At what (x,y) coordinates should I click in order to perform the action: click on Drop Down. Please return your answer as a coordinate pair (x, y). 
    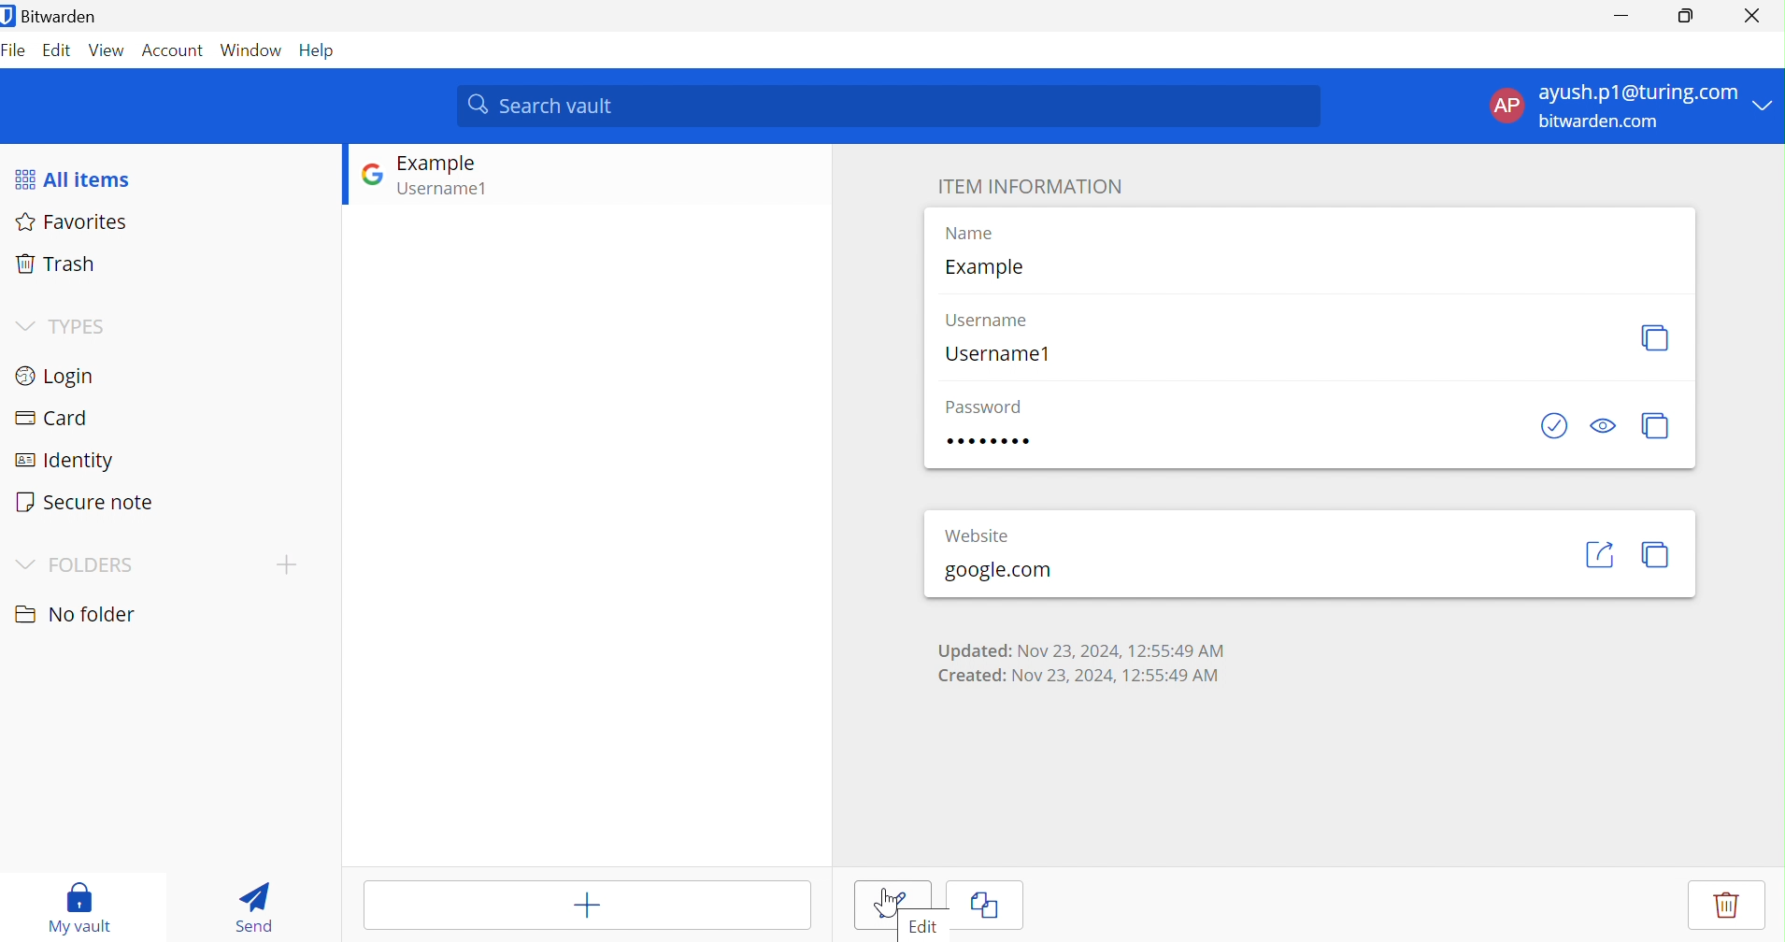
    Looking at the image, I should click on (21, 561).